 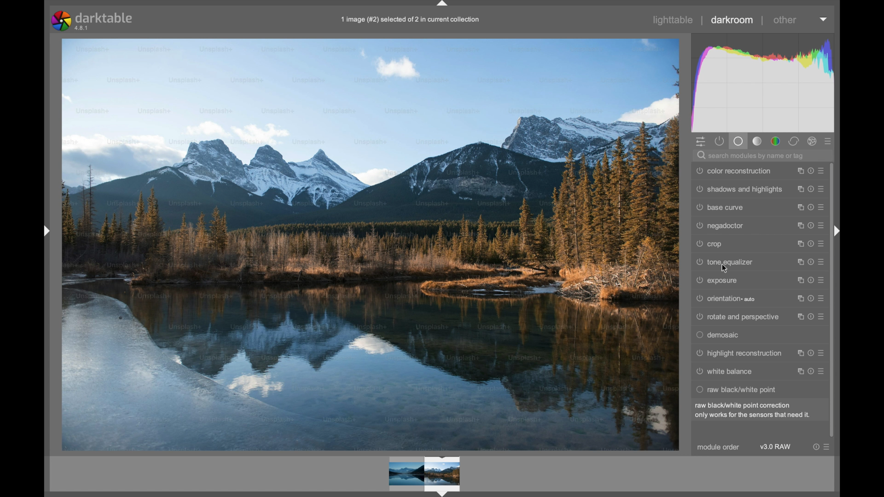 What do you see at coordinates (794, 141) in the screenshot?
I see `correct` at bounding box center [794, 141].